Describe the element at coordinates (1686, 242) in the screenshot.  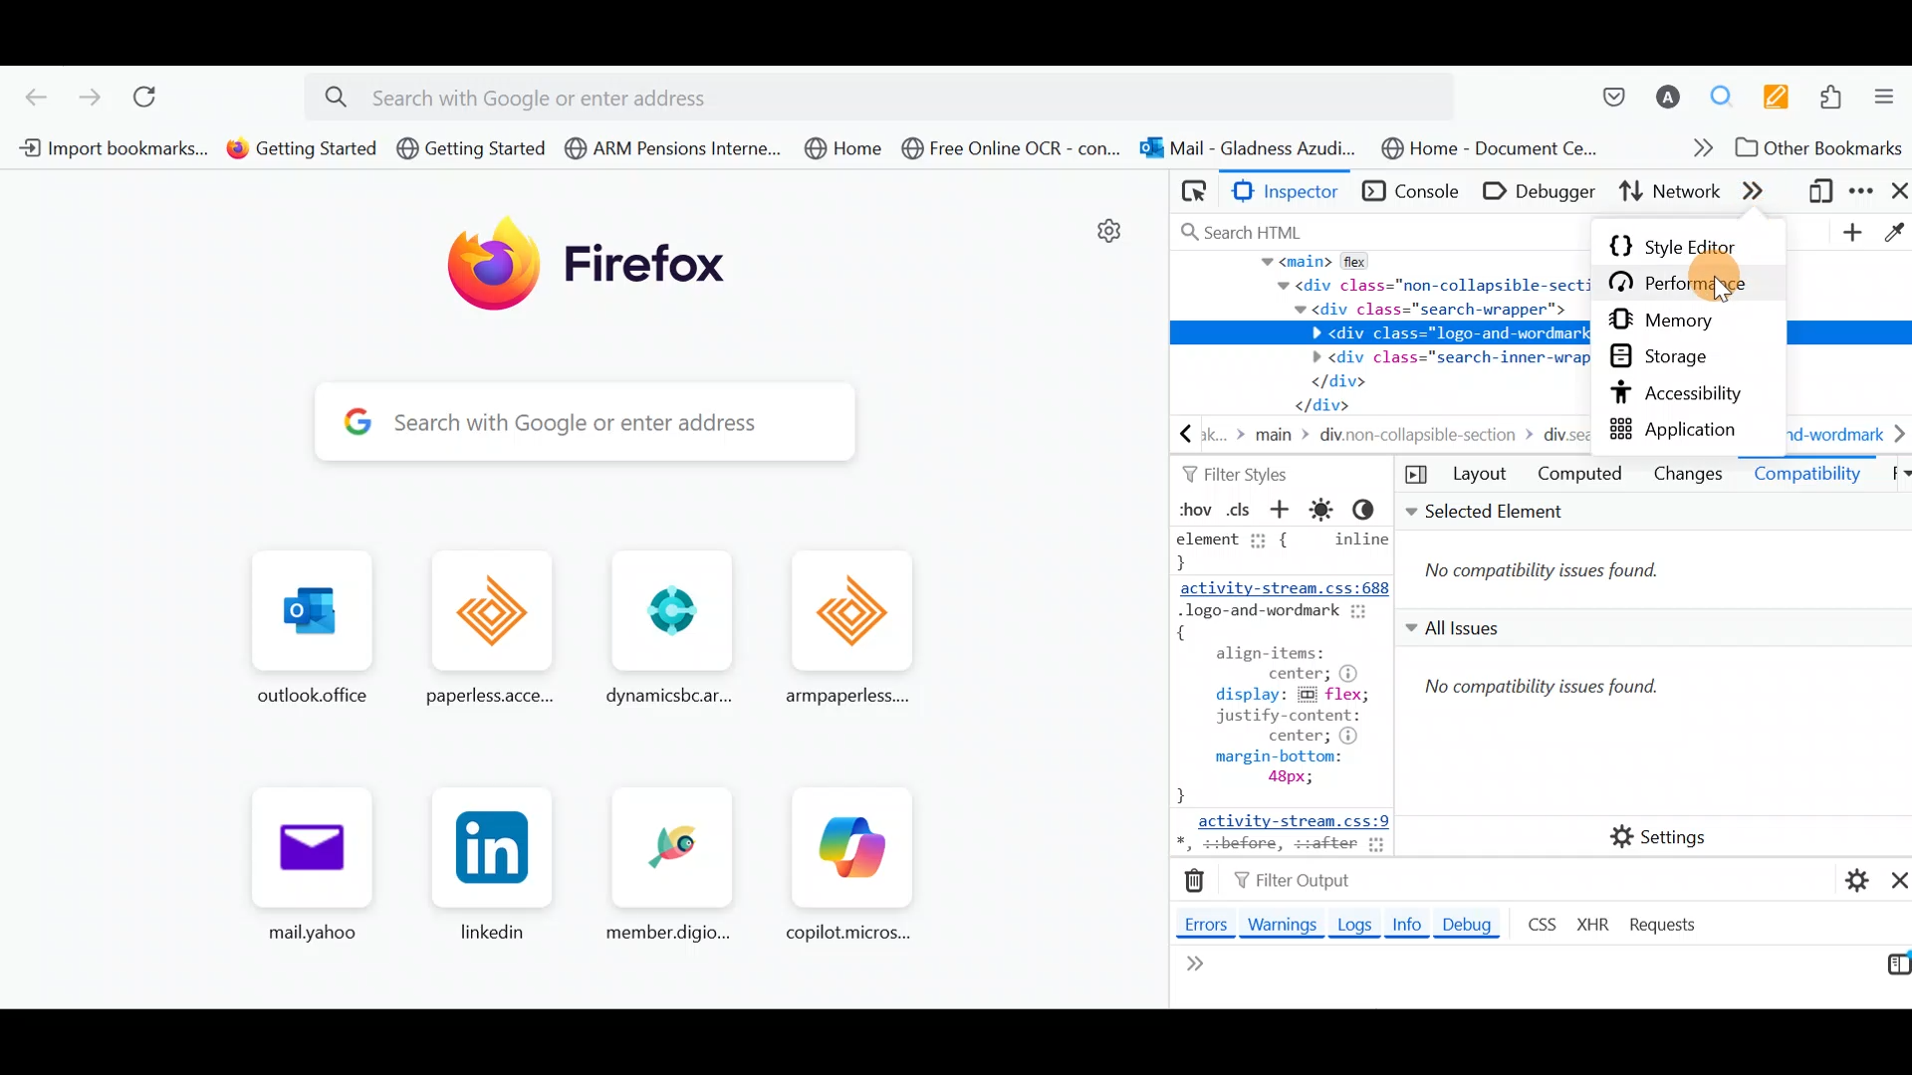
I see `Style editor` at that location.